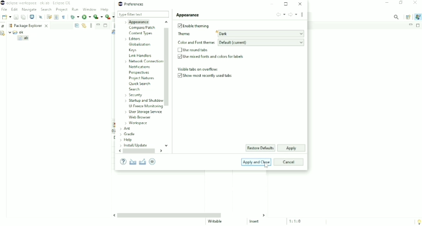  I want to click on Coverage, so click(98, 17).